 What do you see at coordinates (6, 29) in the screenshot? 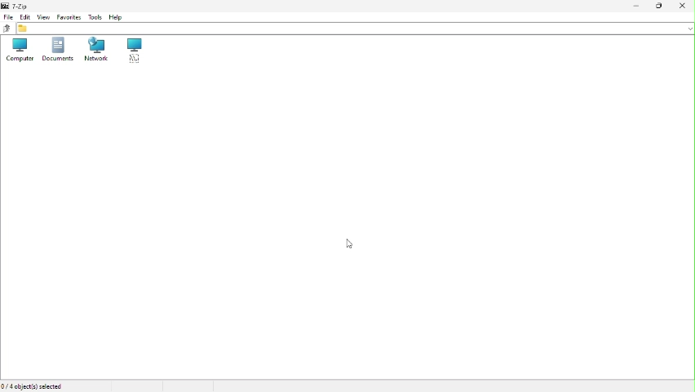
I see `up` at bounding box center [6, 29].